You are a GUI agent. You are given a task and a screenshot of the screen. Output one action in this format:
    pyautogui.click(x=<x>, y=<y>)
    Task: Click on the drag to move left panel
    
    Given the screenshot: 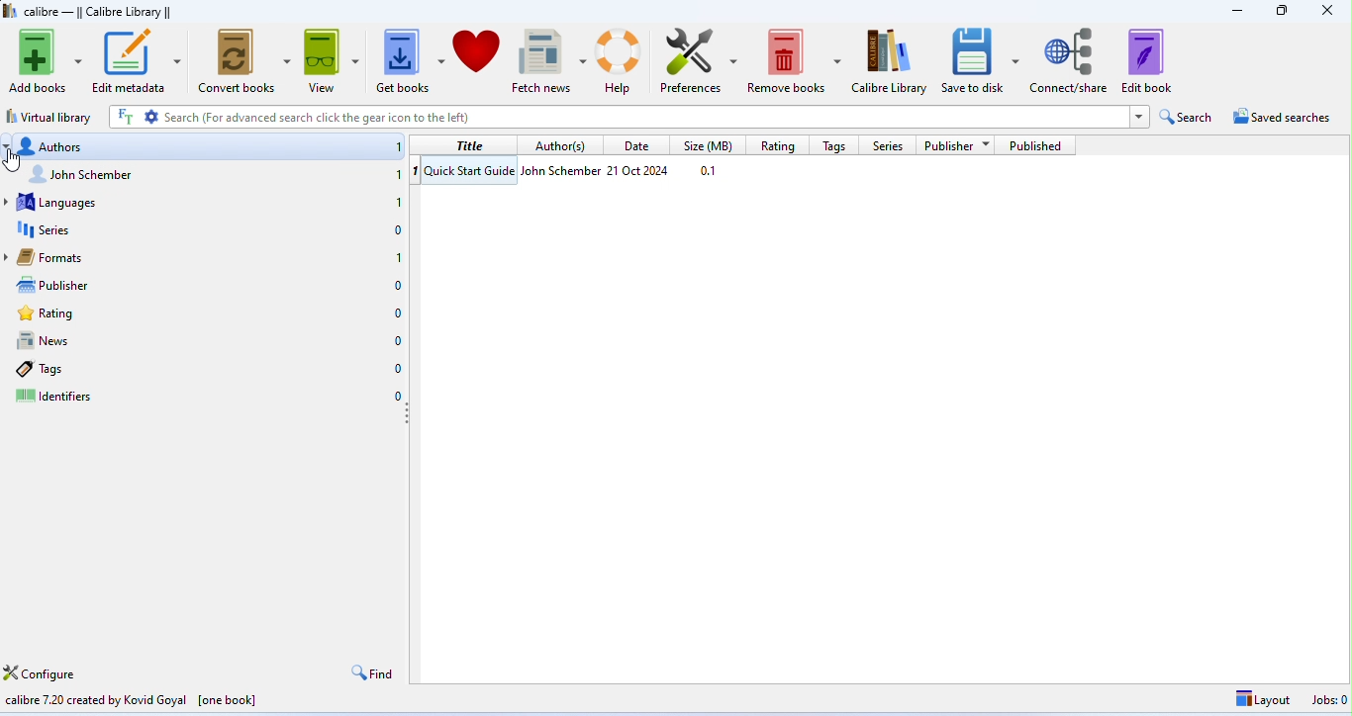 What is the action you would take?
    pyautogui.click(x=410, y=421)
    